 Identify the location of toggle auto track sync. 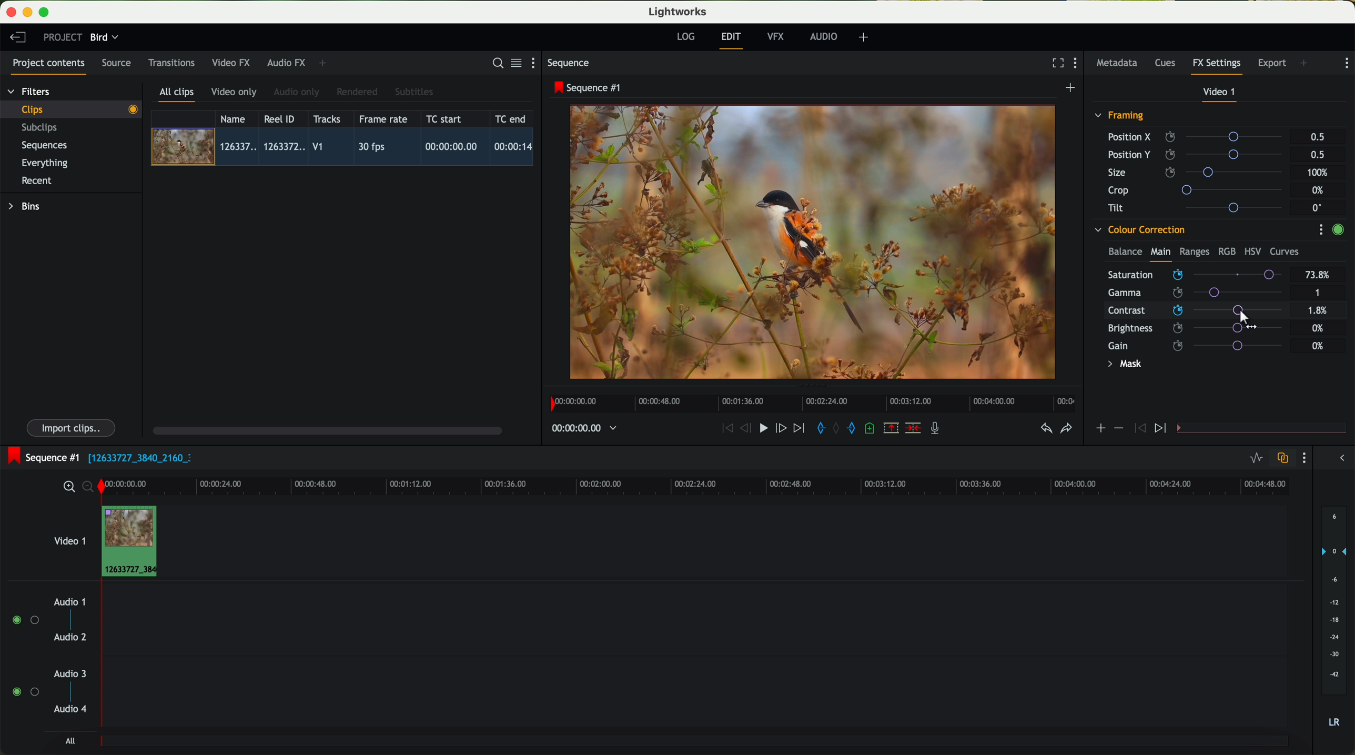
(1280, 459).